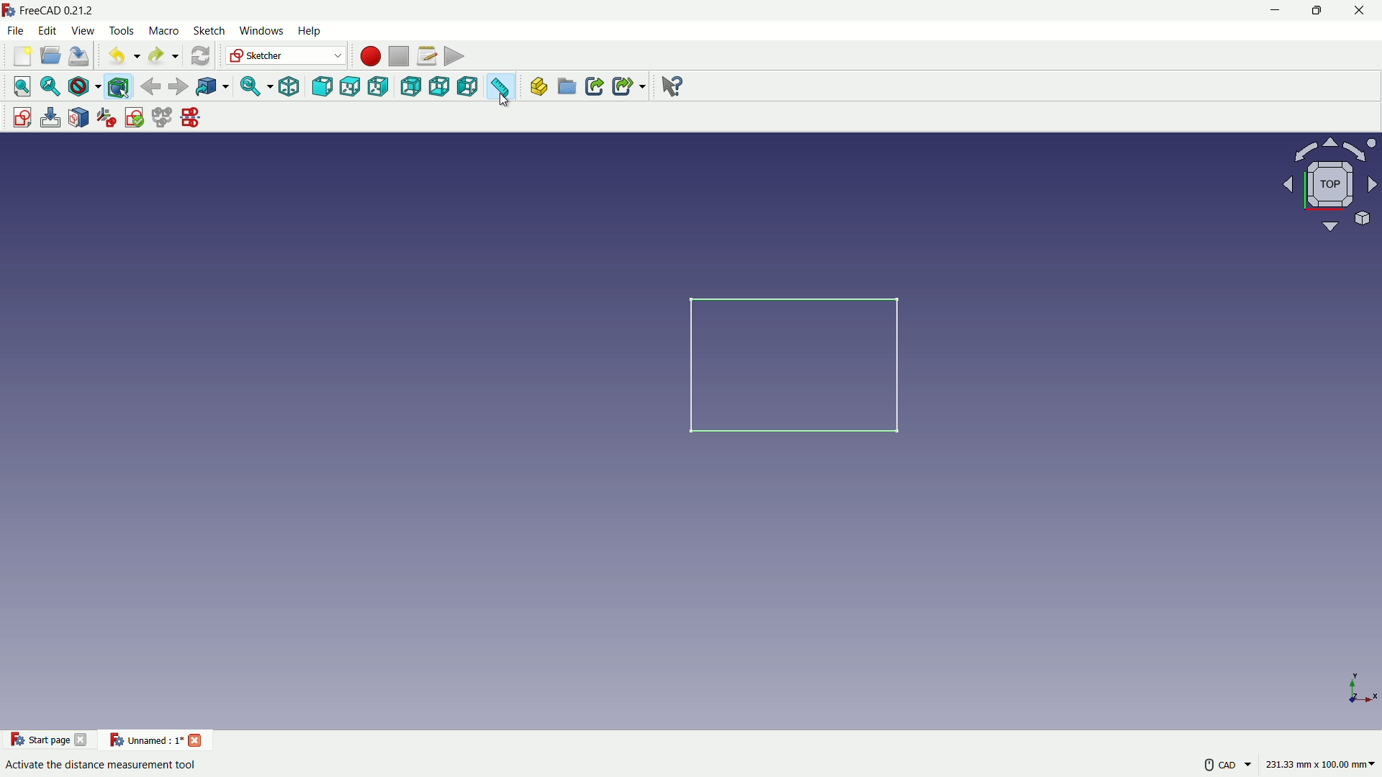 The image size is (1382, 777). What do you see at coordinates (50, 117) in the screenshot?
I see `edit sketch` at bounding box center [50, 117].